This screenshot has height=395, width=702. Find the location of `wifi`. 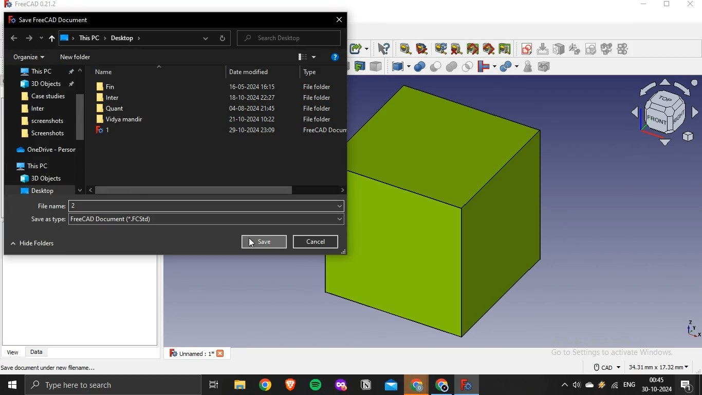

wifi is located at coordinates (615, 385).